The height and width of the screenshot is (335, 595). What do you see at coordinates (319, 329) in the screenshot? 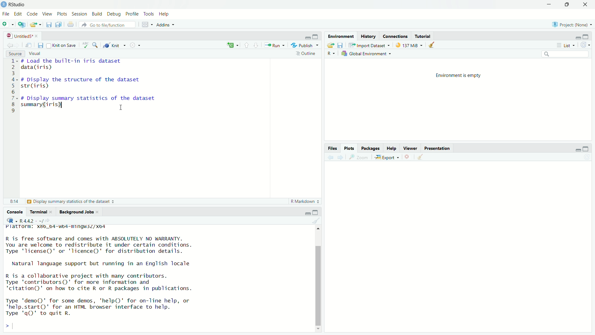
I see `Scroll down` at bounding box center [319, 329].